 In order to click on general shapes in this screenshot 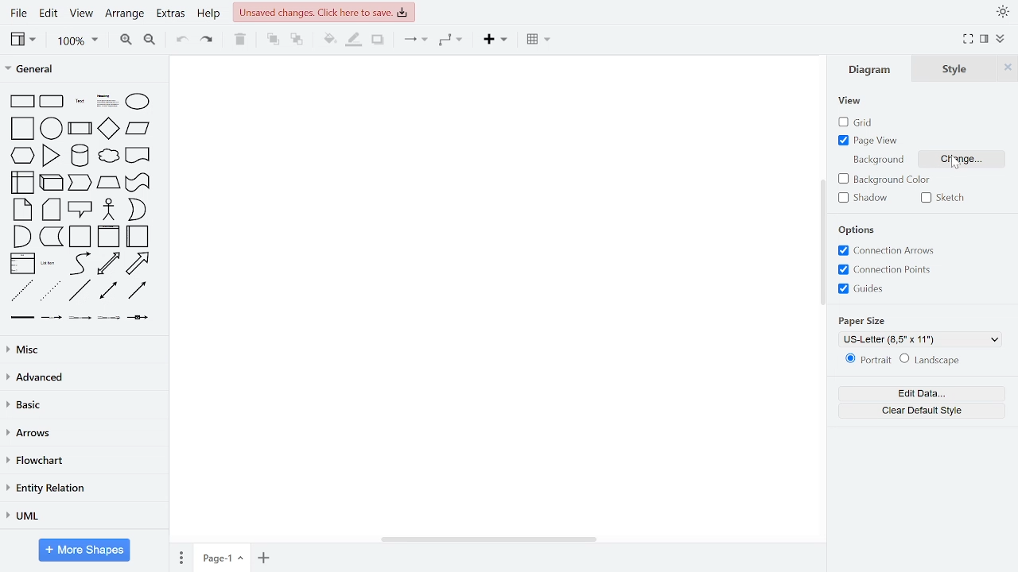, I will do `click(106, 128)`.